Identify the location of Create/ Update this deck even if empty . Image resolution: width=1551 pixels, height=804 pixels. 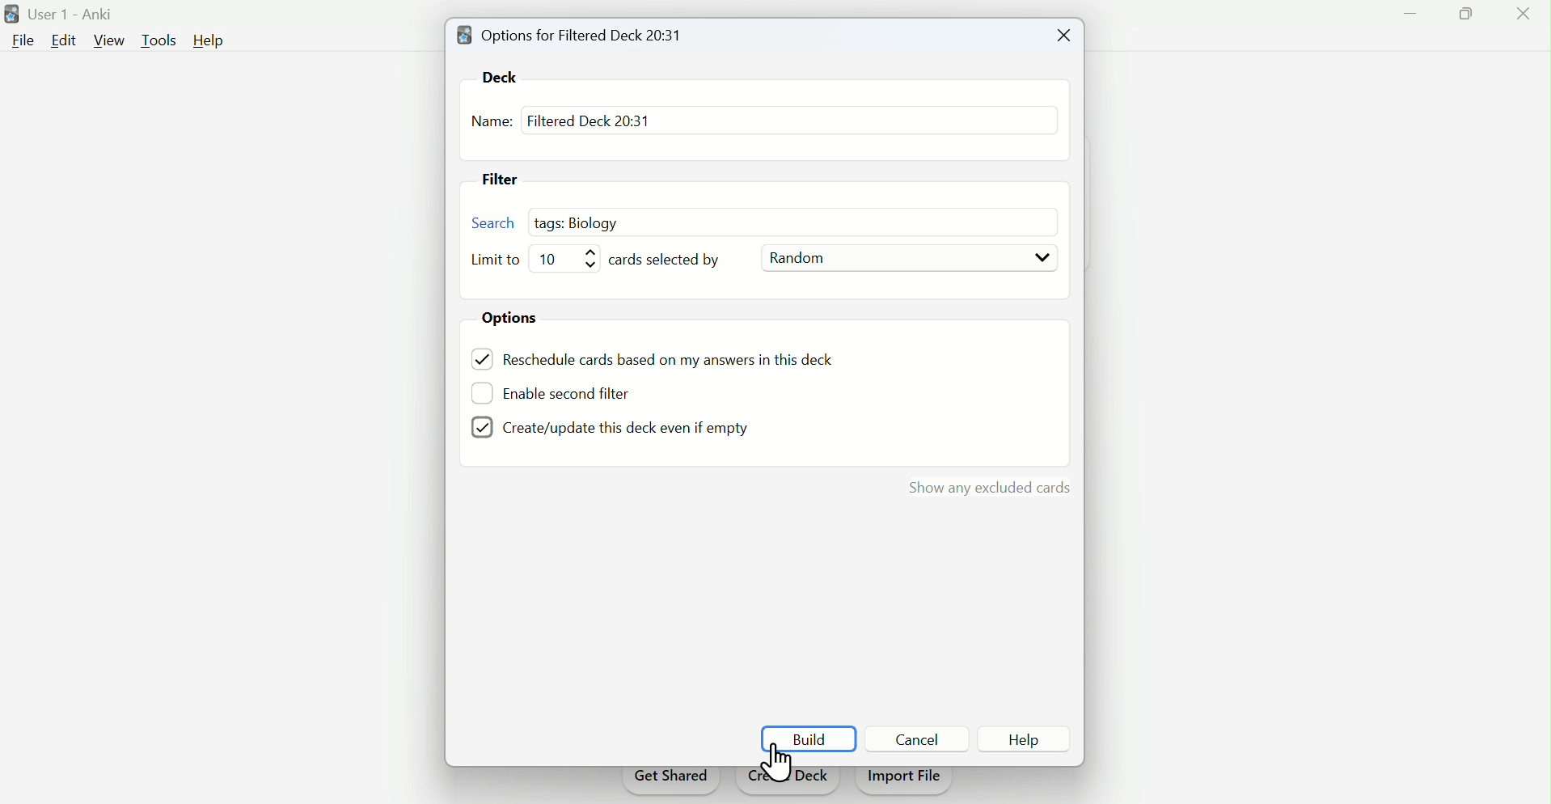
(607, 427).